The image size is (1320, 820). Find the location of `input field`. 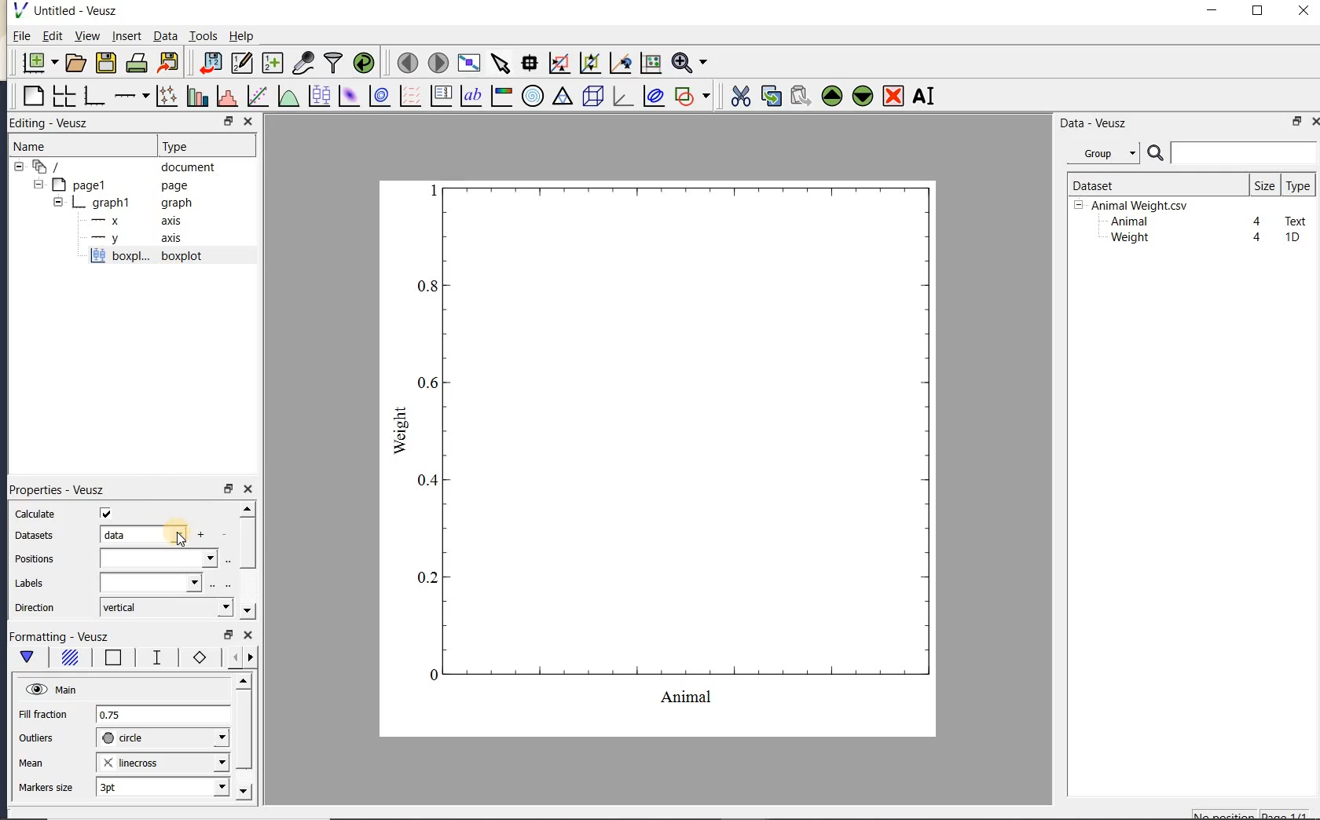

input field is located at coordinates (152, 582).